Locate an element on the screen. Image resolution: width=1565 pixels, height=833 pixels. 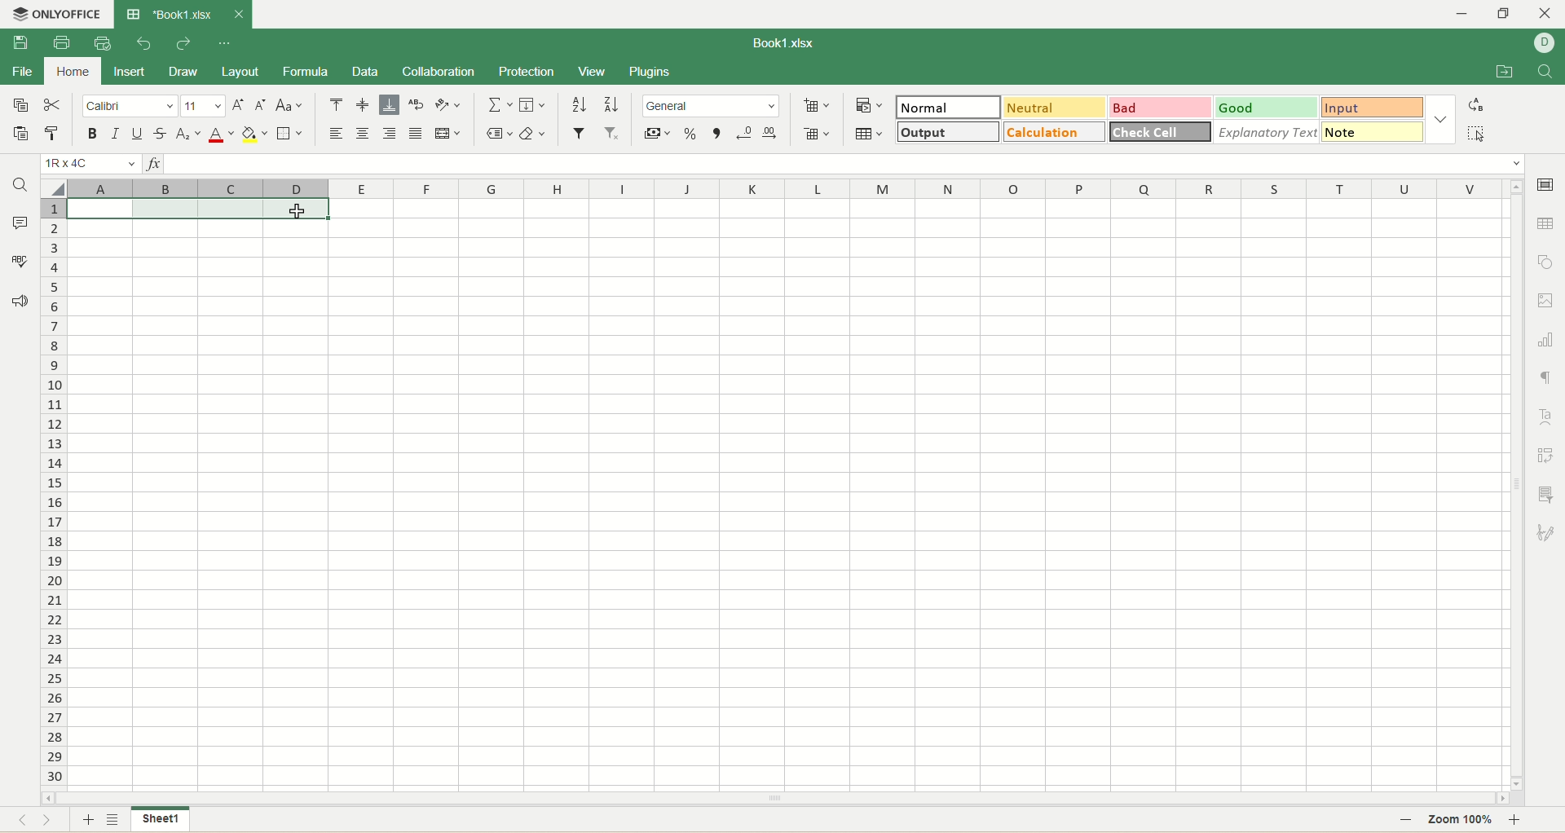
decrease decimal is located at coordinates (741, 132).